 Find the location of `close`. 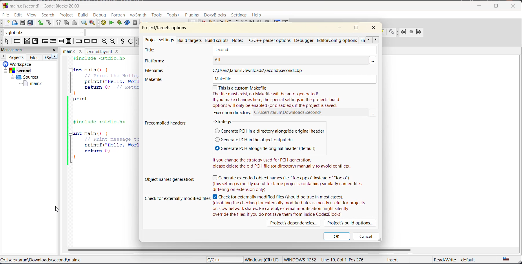

close is located at coordinates (54, 50).